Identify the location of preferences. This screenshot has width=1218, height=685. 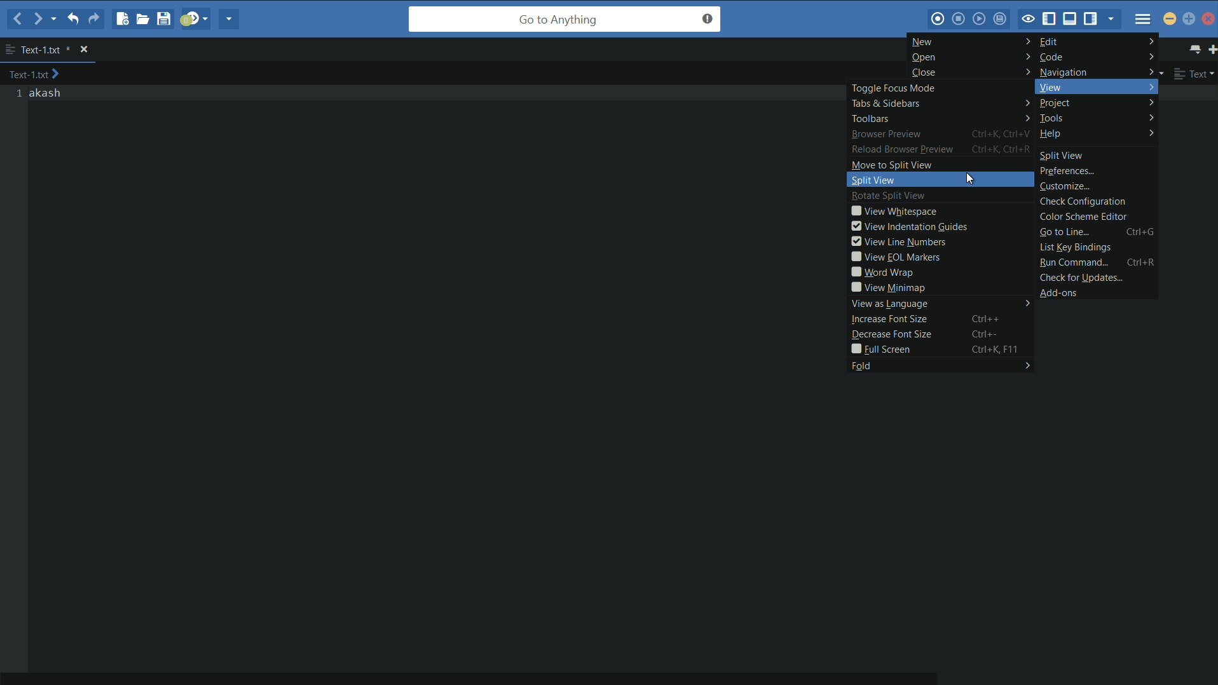
(1098, 172).